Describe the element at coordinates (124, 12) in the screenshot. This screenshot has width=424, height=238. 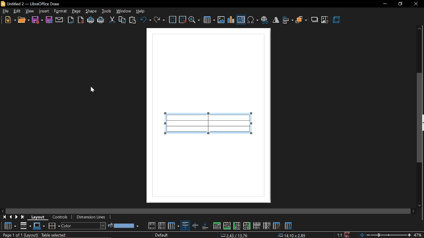
I see `window` at that location.